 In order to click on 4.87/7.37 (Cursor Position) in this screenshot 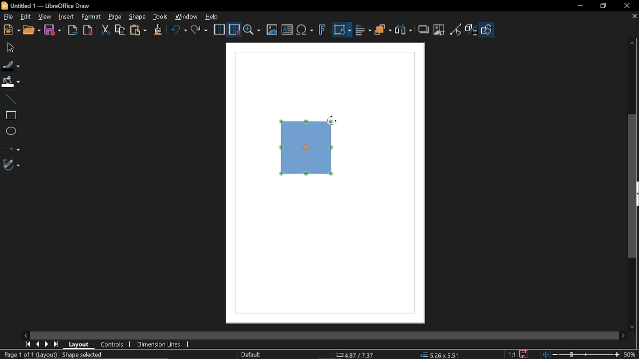, I will do `click(354, 354)`.